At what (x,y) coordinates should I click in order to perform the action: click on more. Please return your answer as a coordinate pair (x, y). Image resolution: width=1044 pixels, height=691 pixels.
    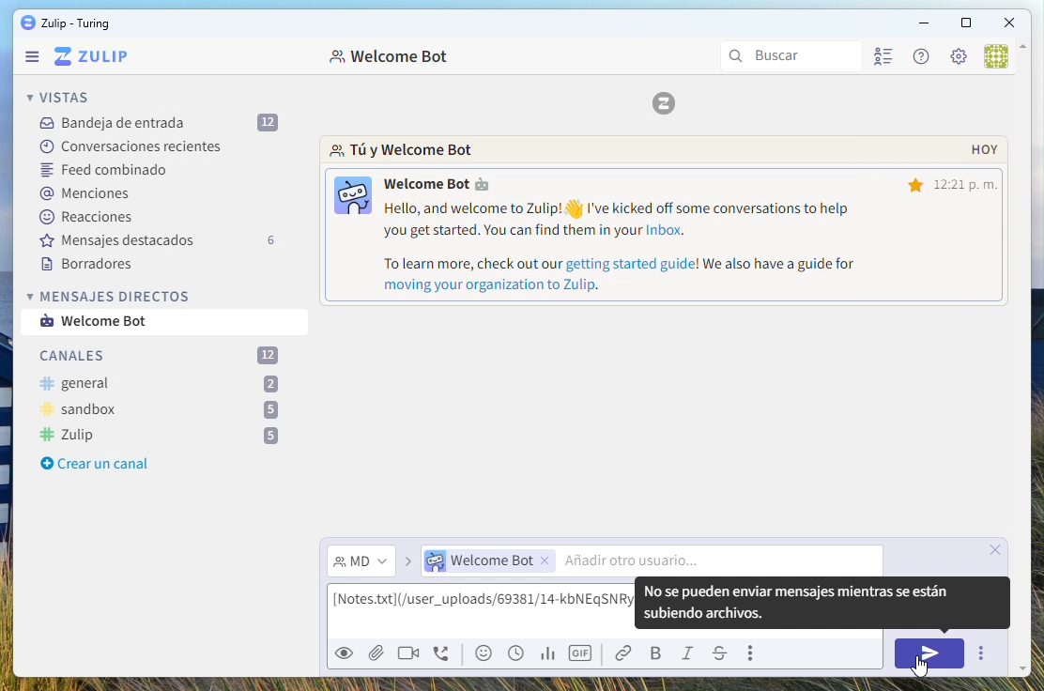
    Looking at the image, I should click on (754, 653).